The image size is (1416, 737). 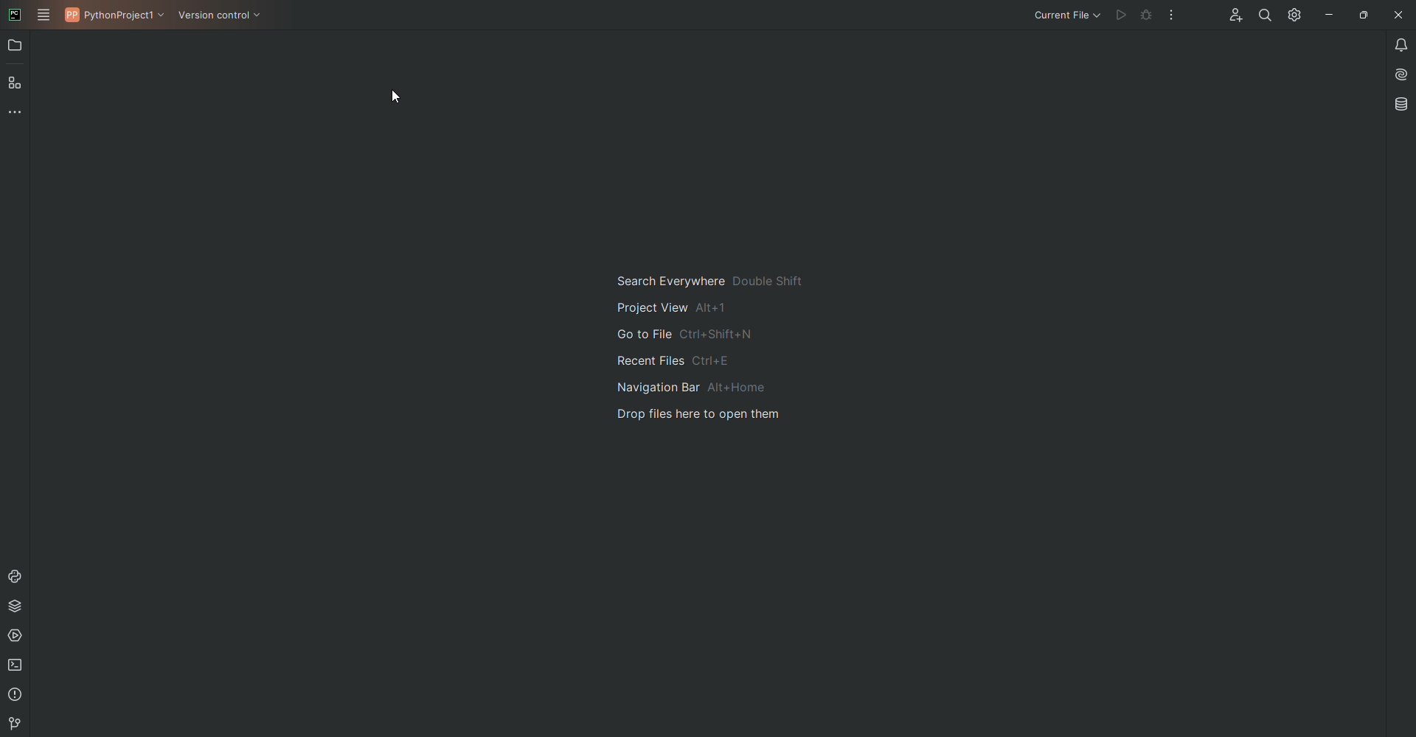 What do you see at coordinates (20, 609) in the screenshot?
I see `Packages` at bounding box center [20, 609].